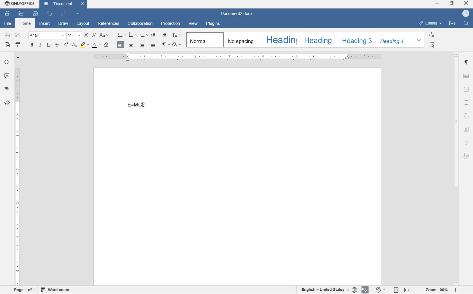 This screenshot has width=473, height=294. What do you see at coordinates (66, 44) in the screenshot?
I see `superscript` at bounding box center [66, 44].